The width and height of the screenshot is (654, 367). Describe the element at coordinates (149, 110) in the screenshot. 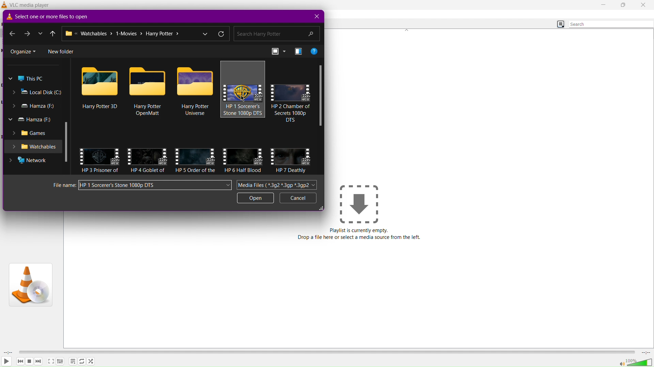

I see `harry potter ` at that location.